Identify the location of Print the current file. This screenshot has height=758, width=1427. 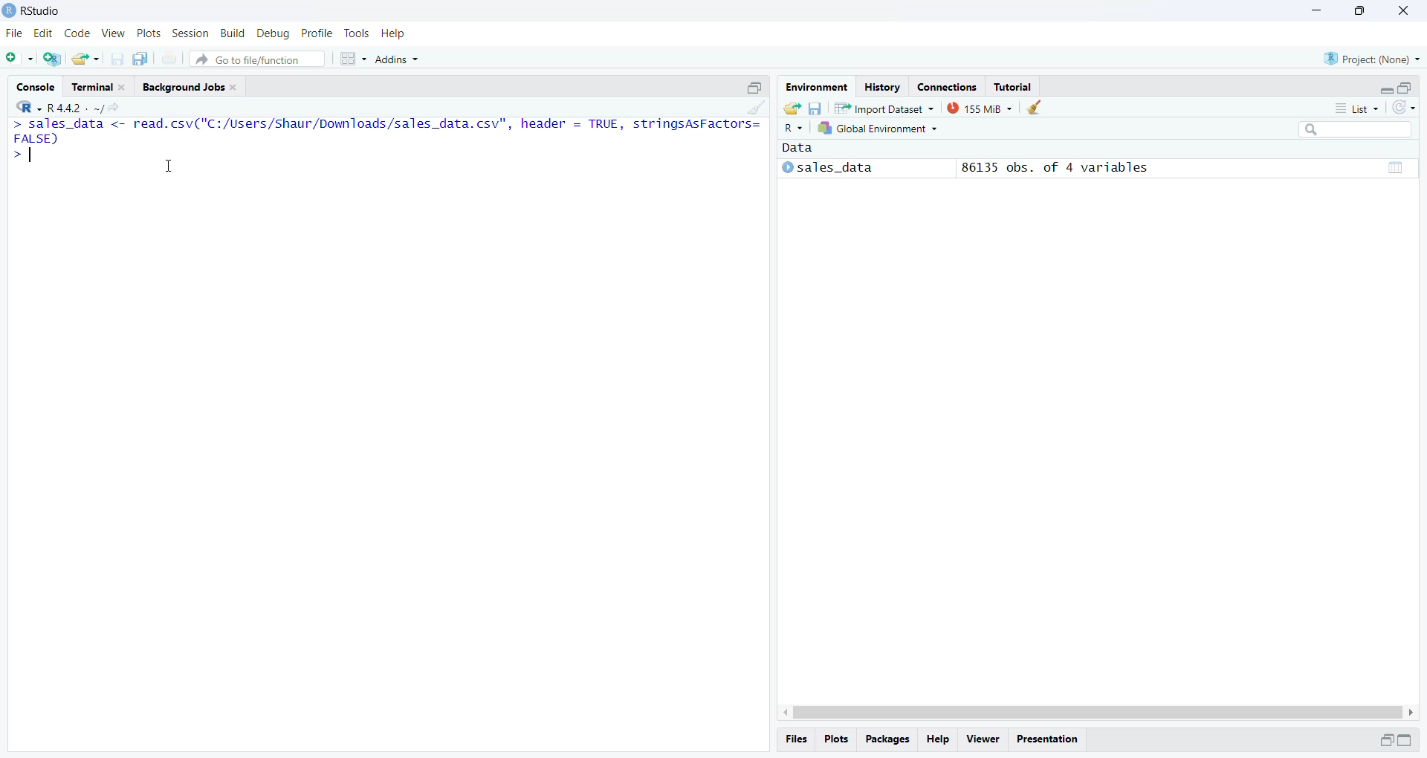
(168, 60).